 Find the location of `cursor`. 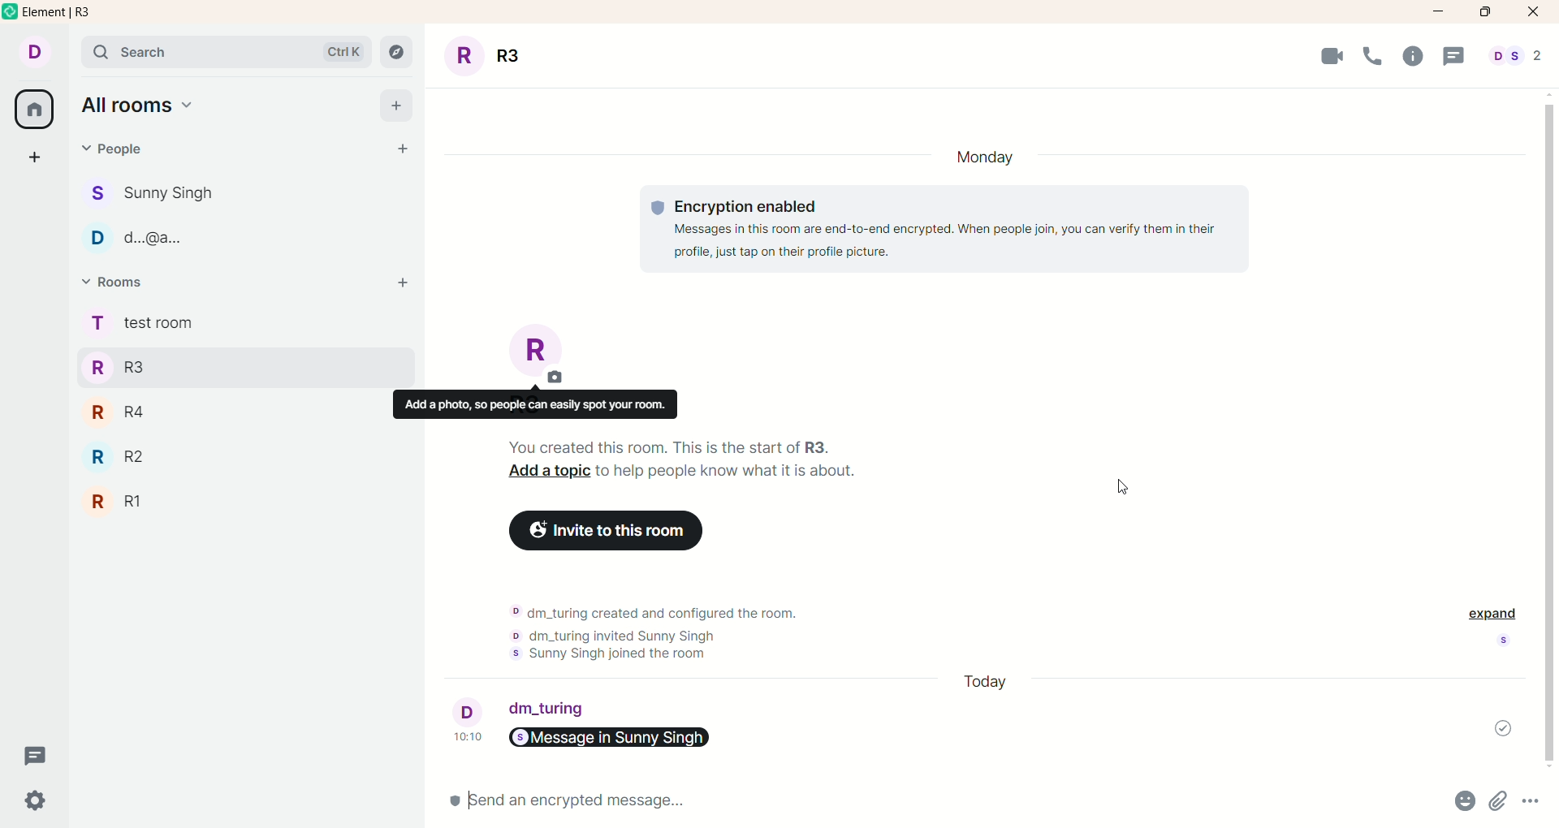

cursor is located at coordinates (1125, 487).